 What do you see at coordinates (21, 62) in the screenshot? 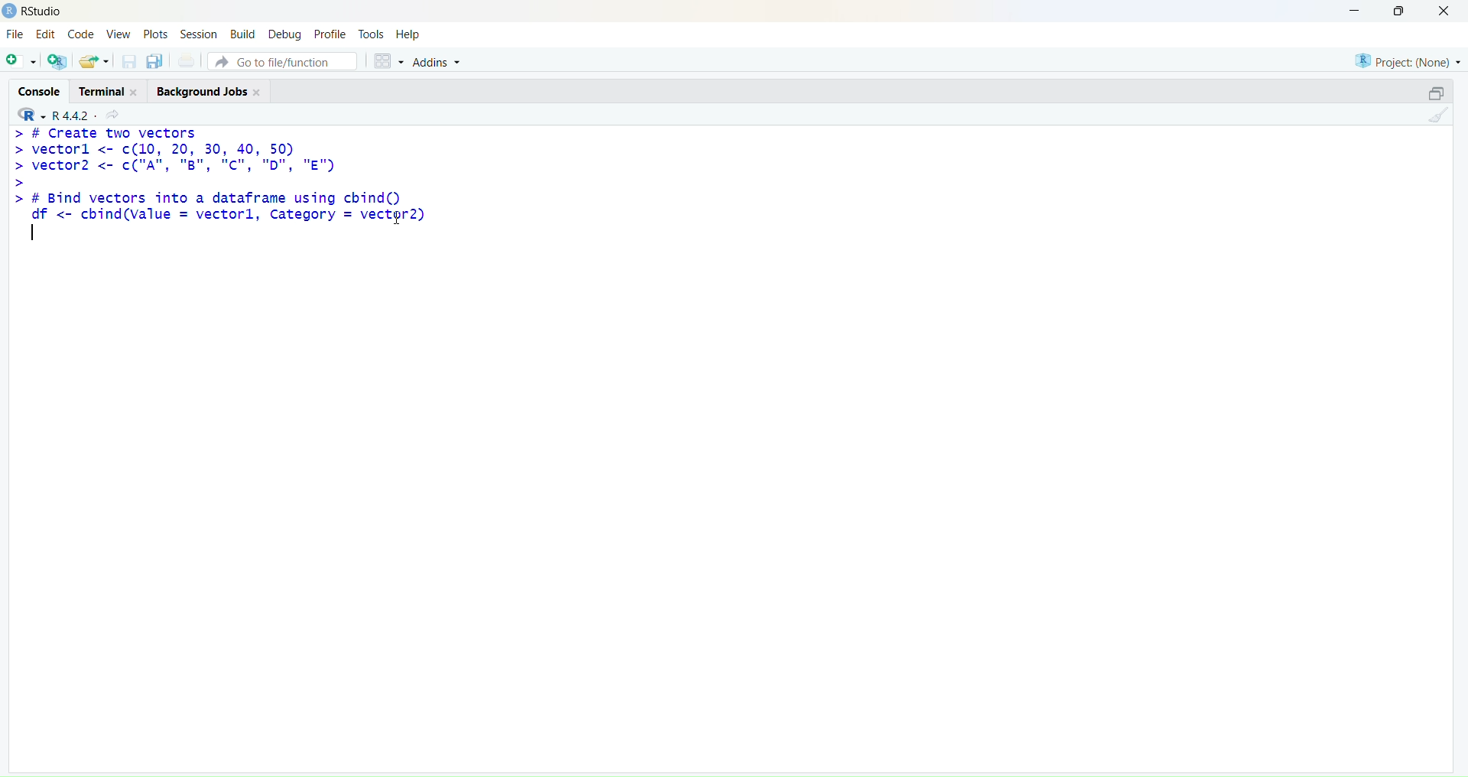
I see `New File` at bounding box center [21, 62].